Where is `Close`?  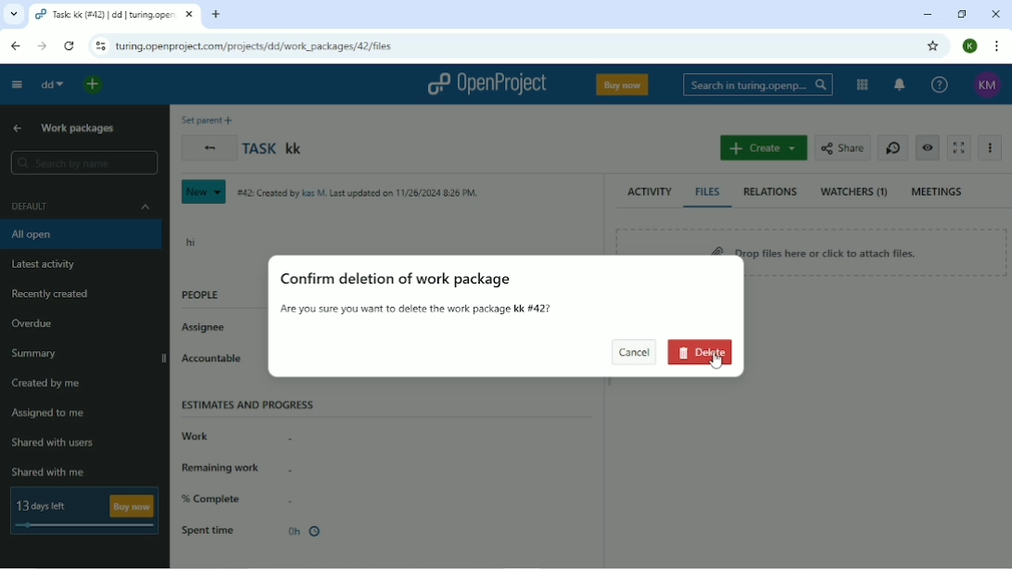
Close is located at coordinates (994, 13).